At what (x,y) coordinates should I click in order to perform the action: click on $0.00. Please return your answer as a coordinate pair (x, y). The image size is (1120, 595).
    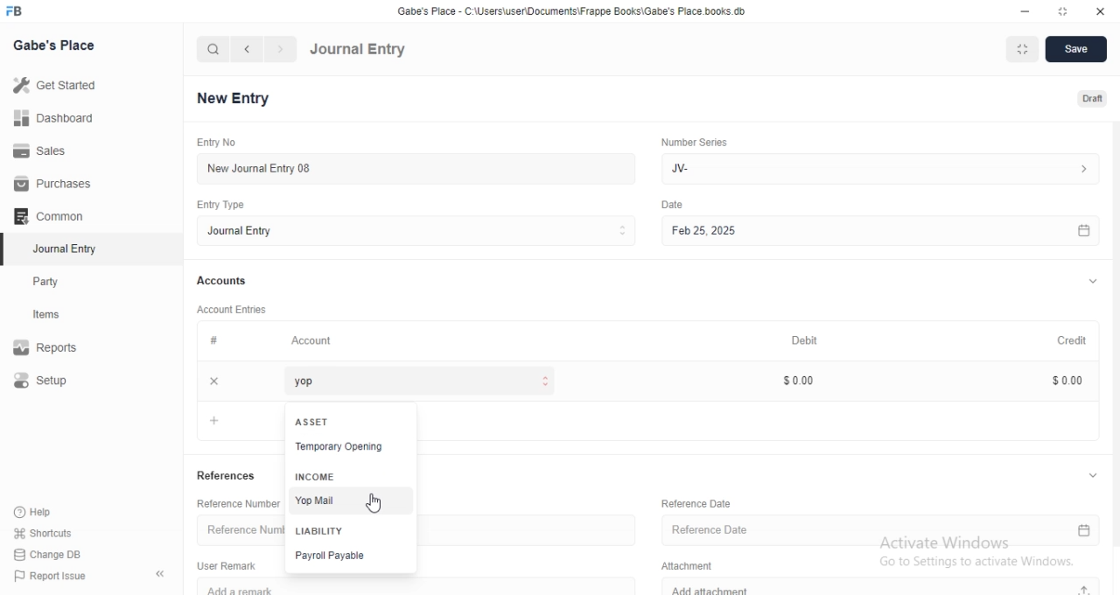
    Looking at the image, I should click on (1059, 380).